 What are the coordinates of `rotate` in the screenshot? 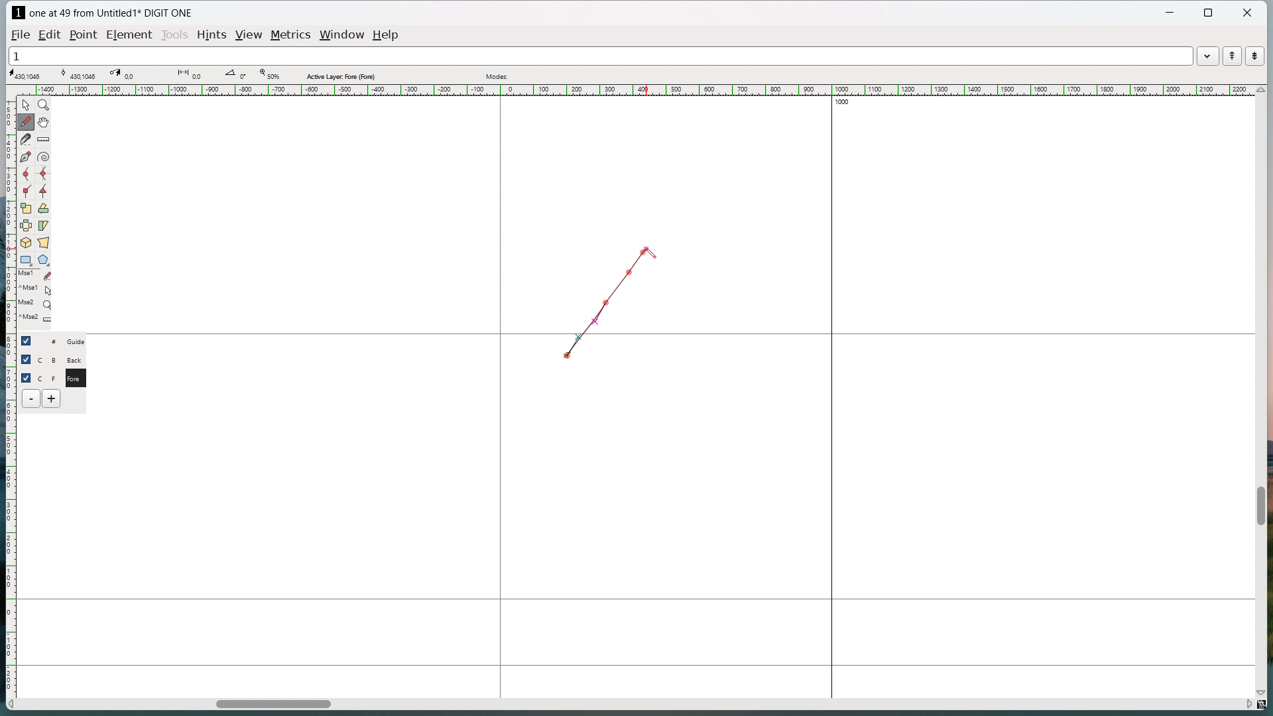 It's located at (43, 208).